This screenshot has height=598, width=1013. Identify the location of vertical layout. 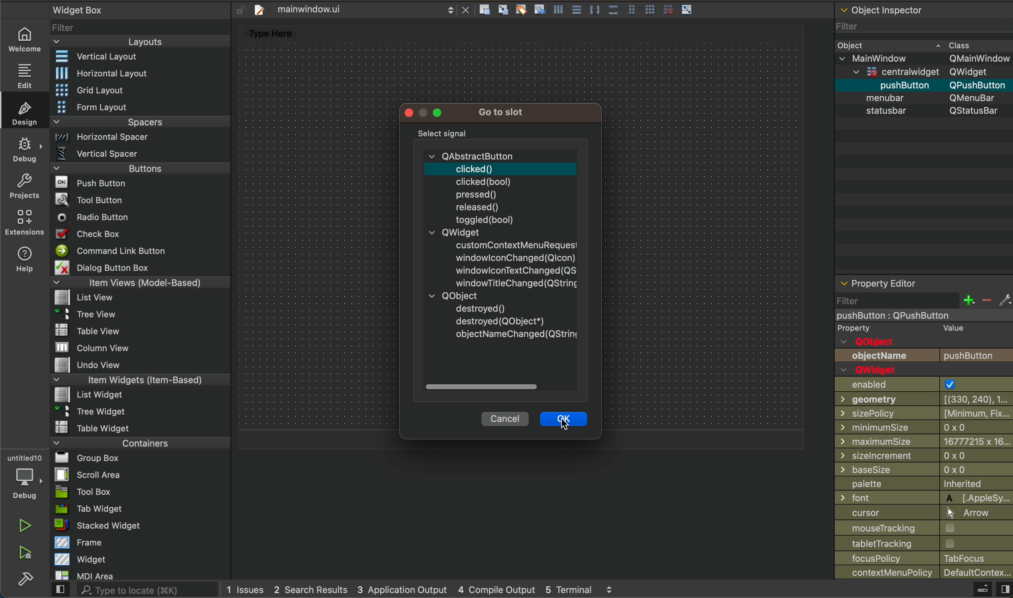
(141, 56).